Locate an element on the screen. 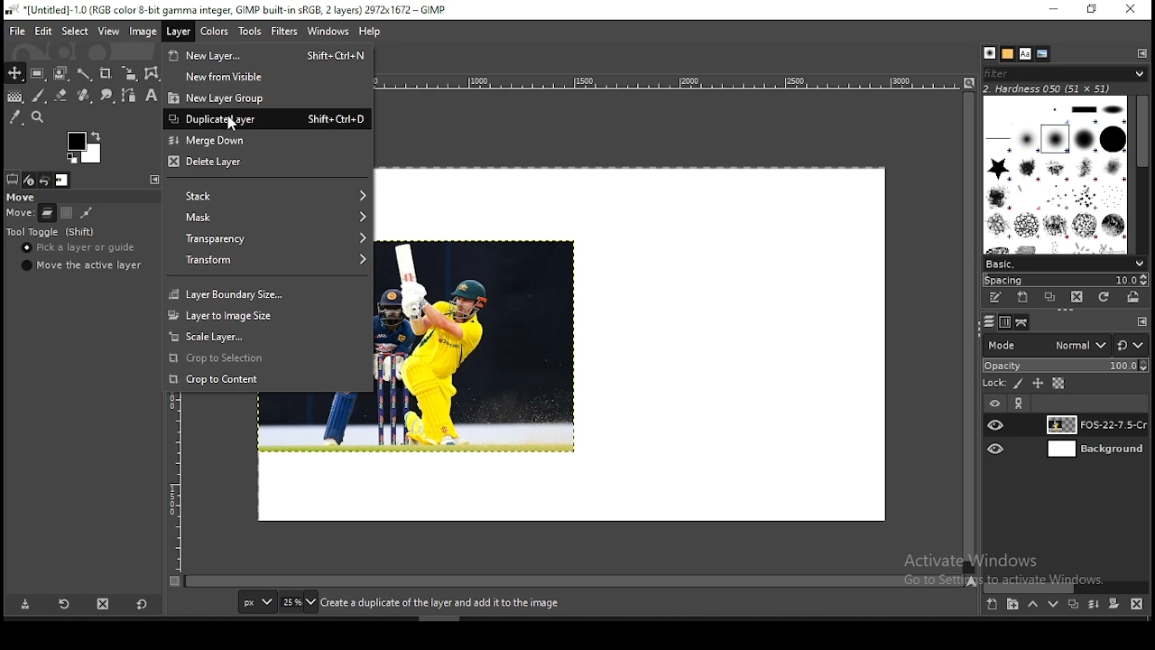 The image size is (1155, 650). brushes filter is located at coordinates (1065, 72).